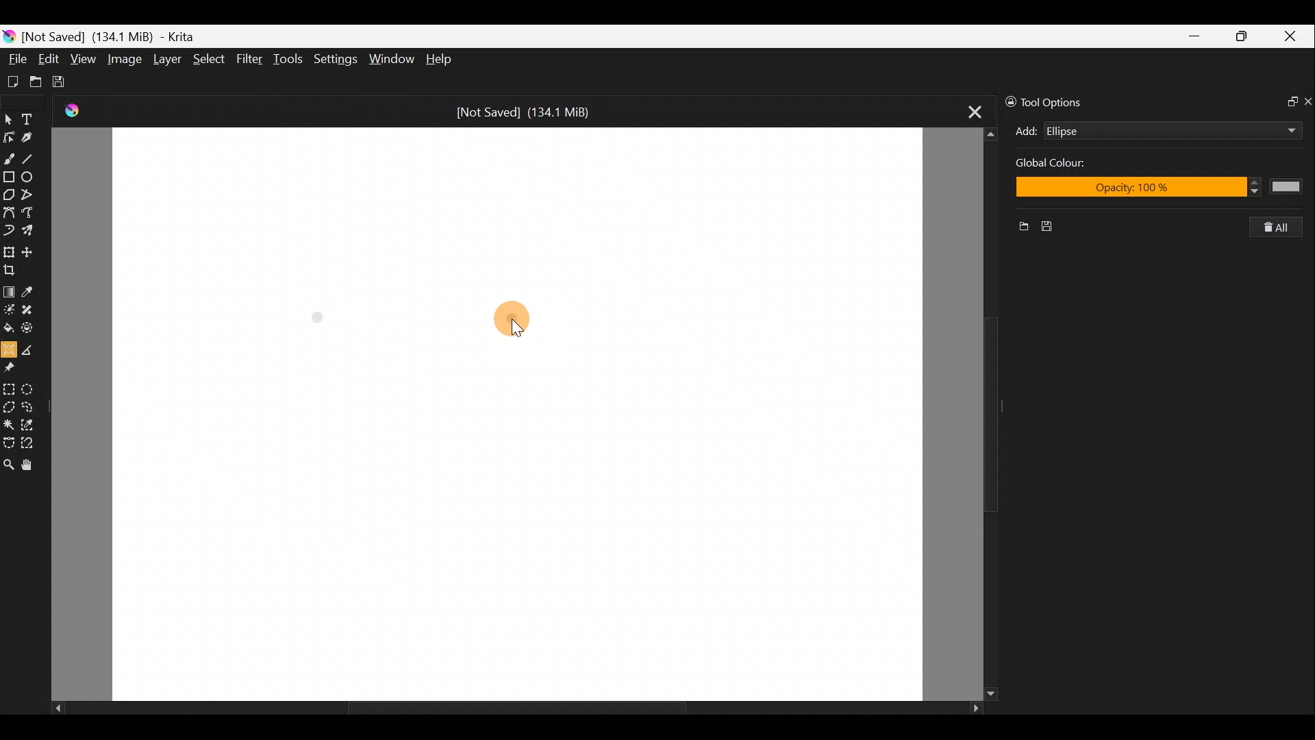 This screenshot has height=740, width=1315. Describe the element at coordinates (34, 387) in the screenshot. I see `Elliptical selection tool` at that location.